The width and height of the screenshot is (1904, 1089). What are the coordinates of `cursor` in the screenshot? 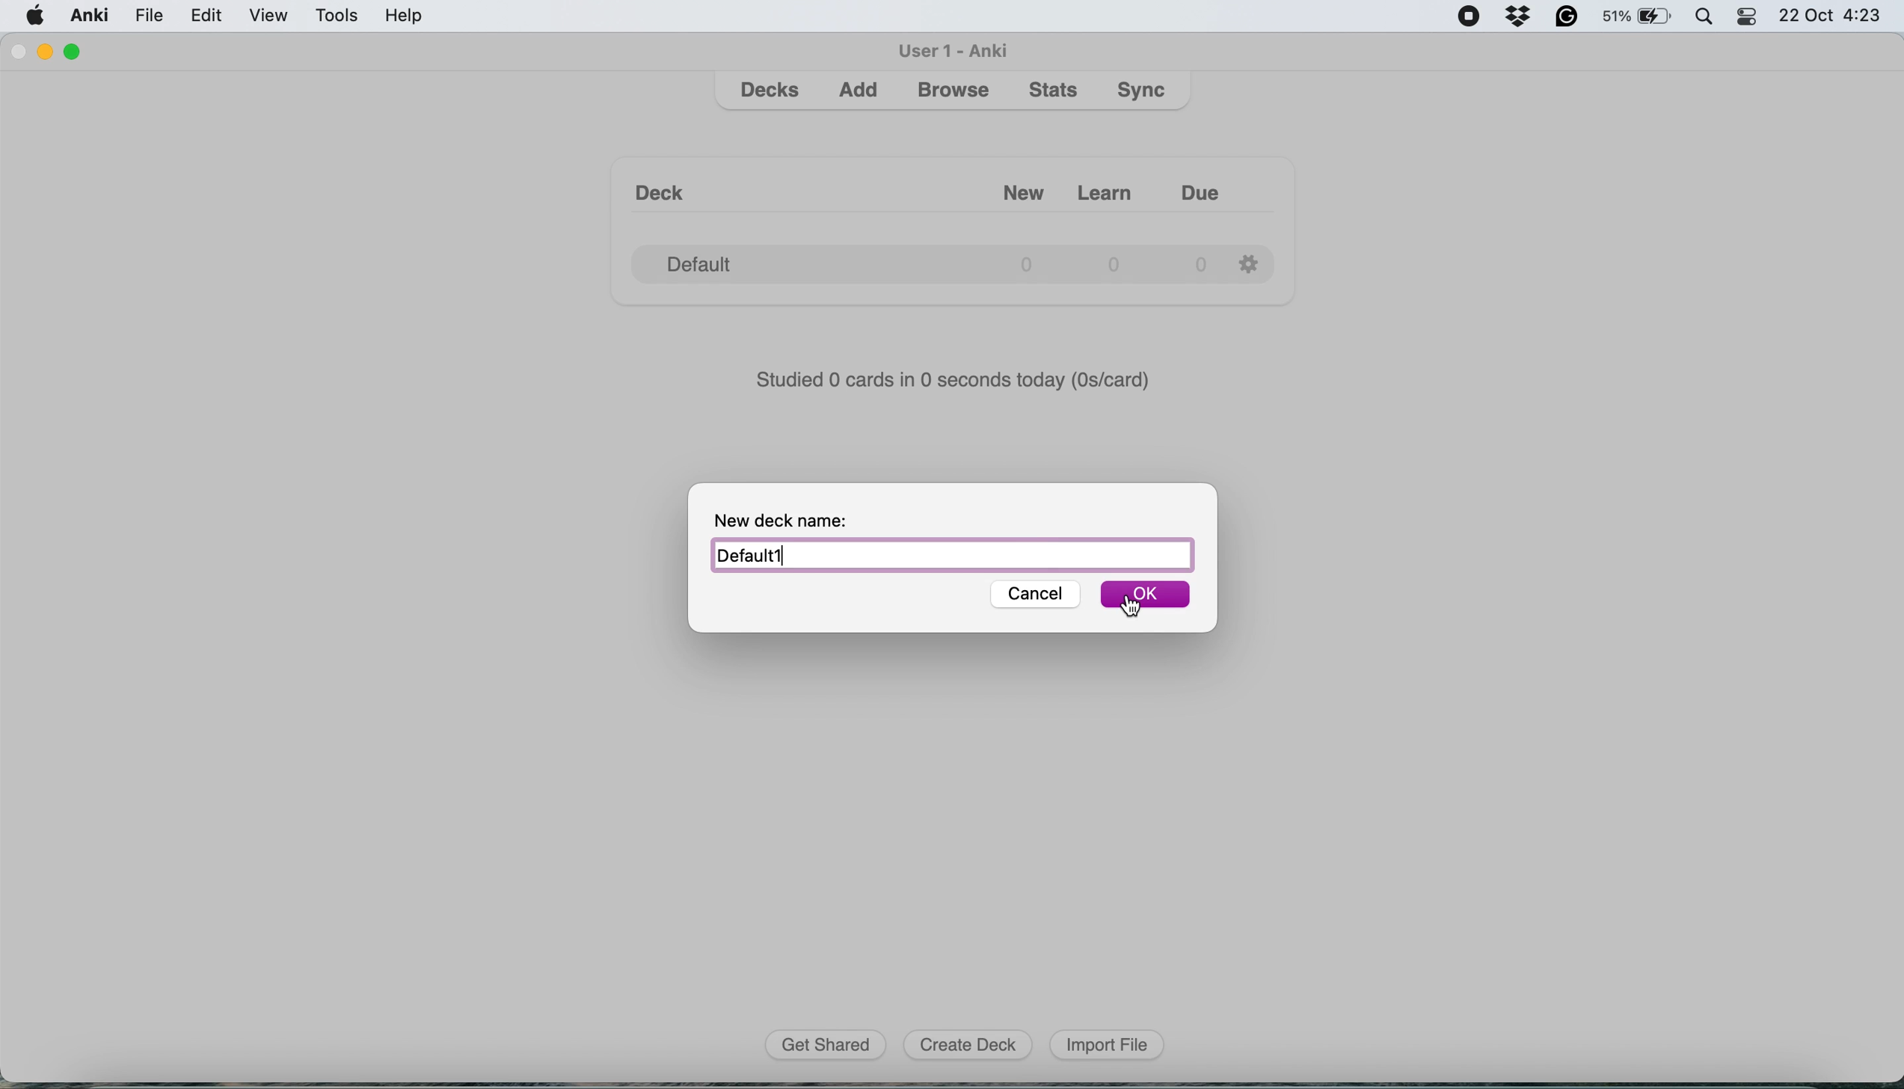 It's located at (1131, 603).